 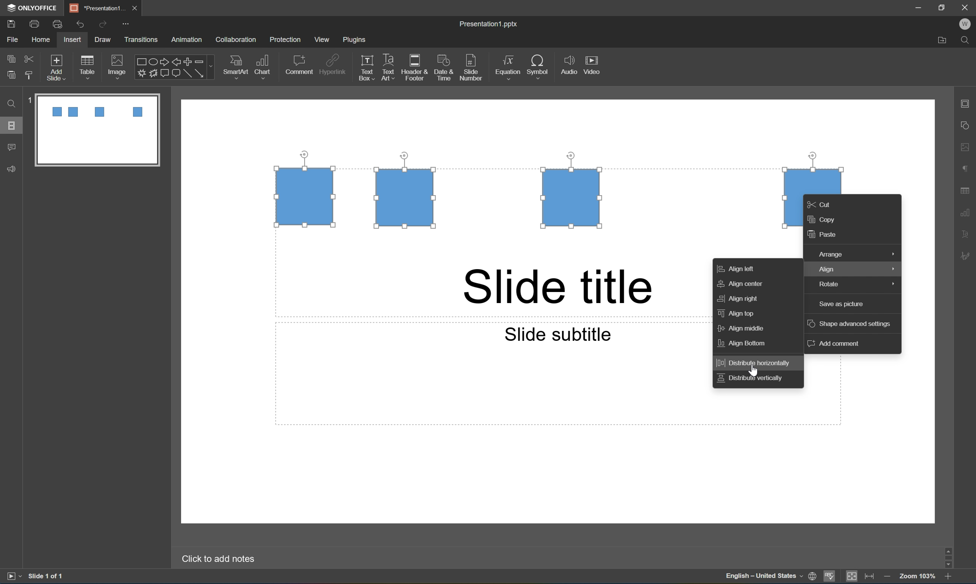 What do you see at coordinates (174, 67) in the screenshot?
I see `shapes` at bounding box center [174, 67].